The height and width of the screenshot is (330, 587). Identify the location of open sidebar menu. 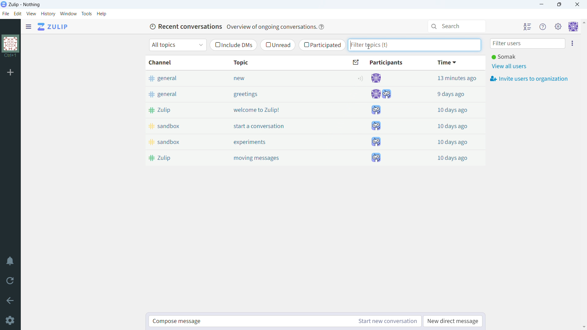
(28, 27).